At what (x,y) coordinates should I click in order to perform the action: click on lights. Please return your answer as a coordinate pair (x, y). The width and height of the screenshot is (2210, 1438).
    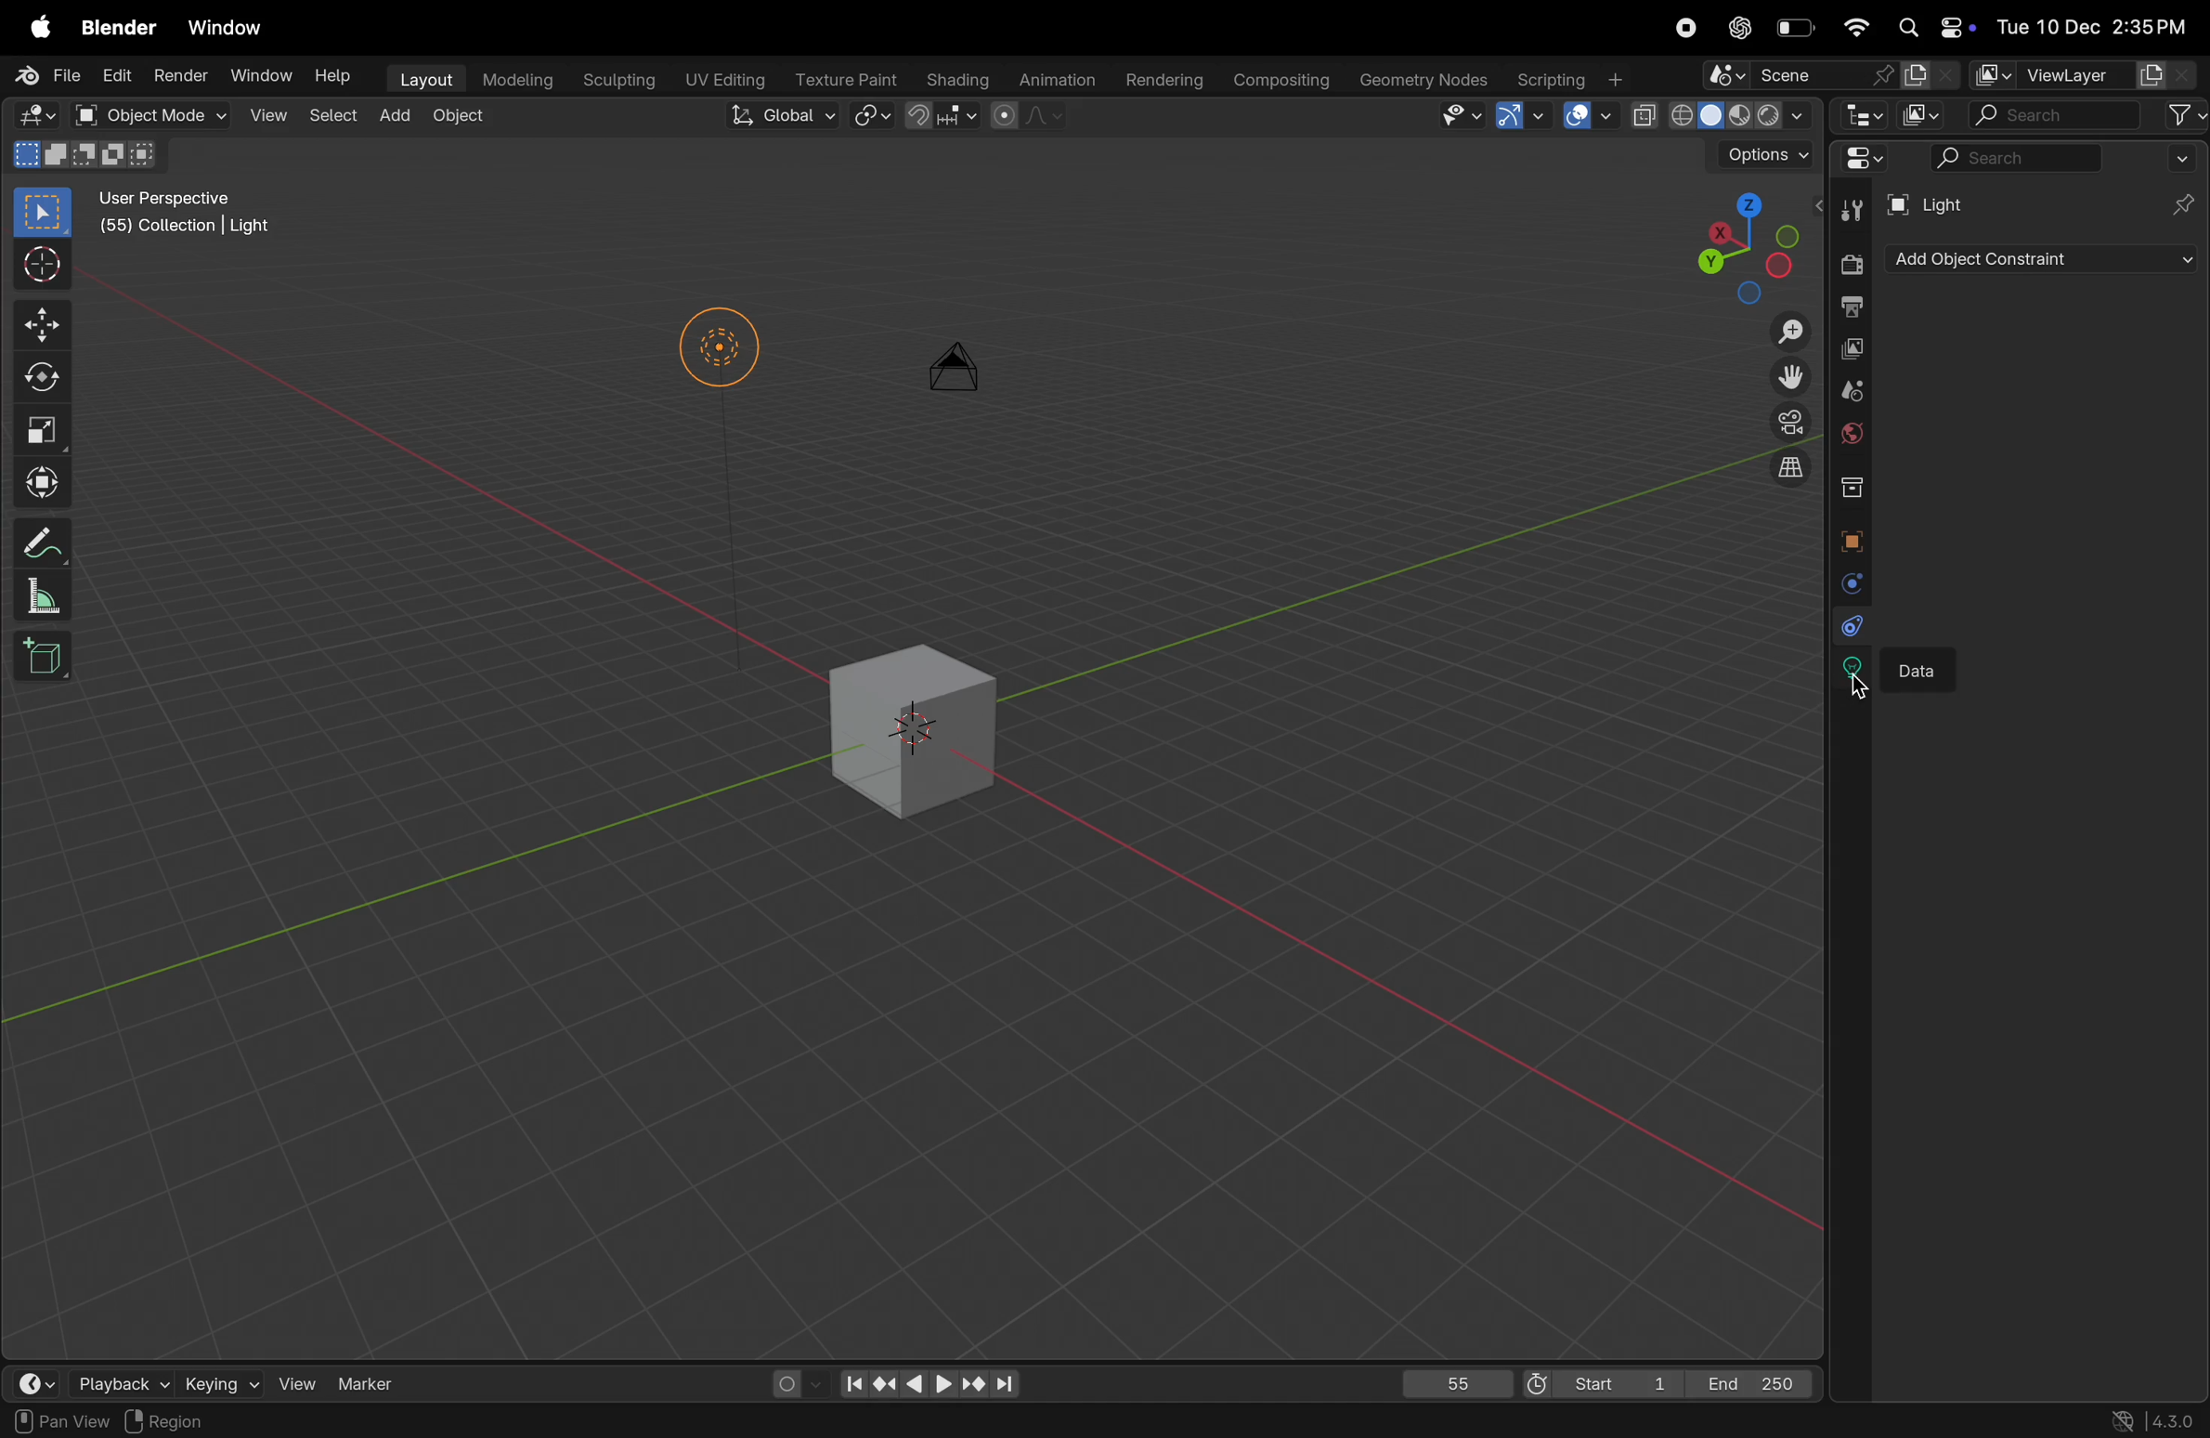
    Looking at the image, I should click on (1850, 670).